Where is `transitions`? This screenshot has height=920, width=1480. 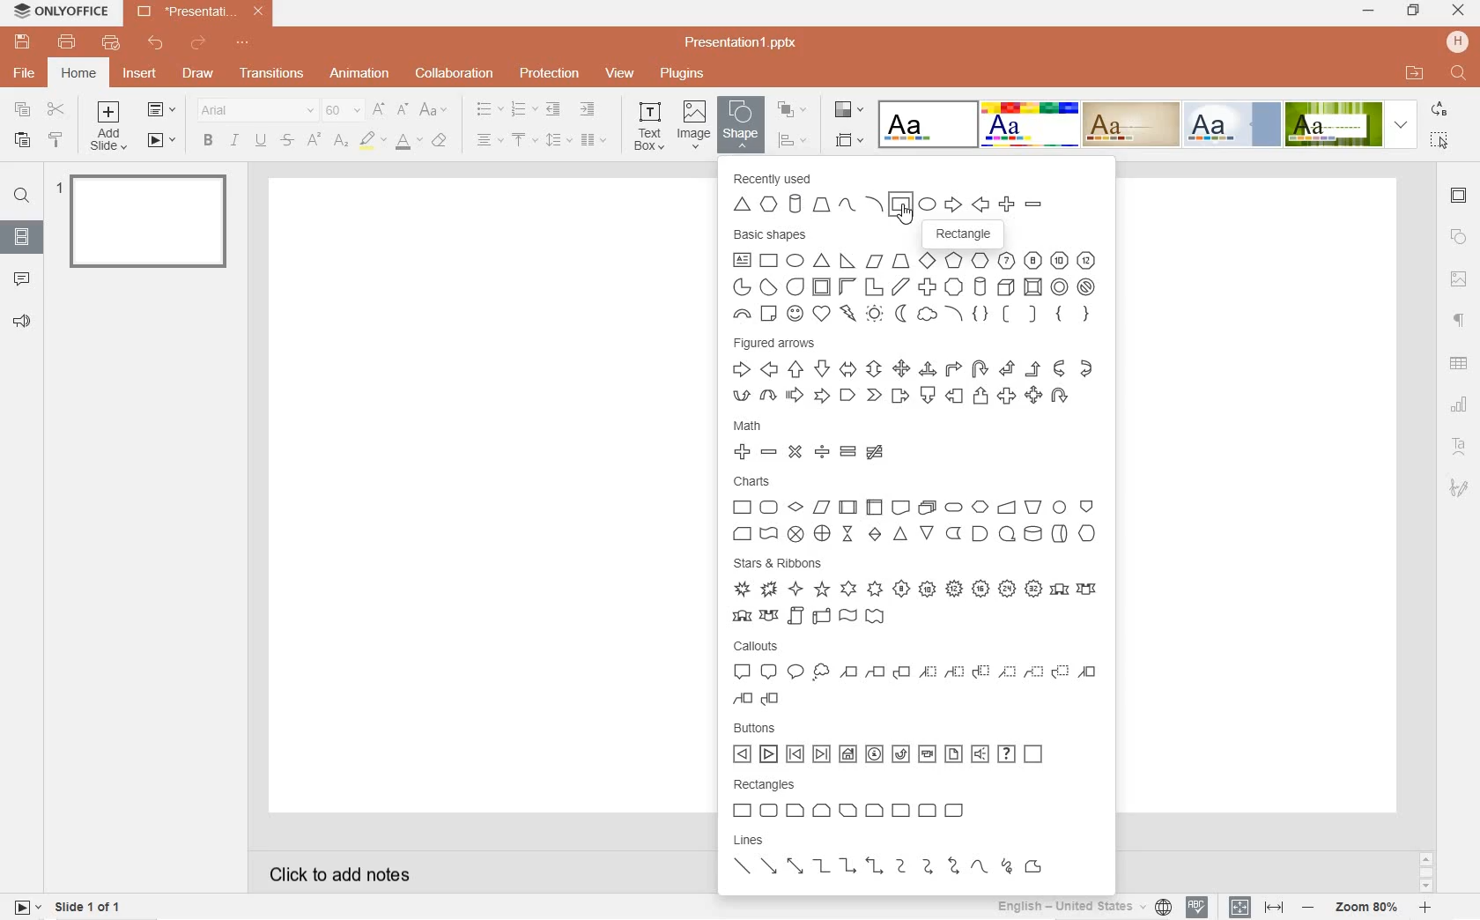
transitions is located at coordinates (269, 74).